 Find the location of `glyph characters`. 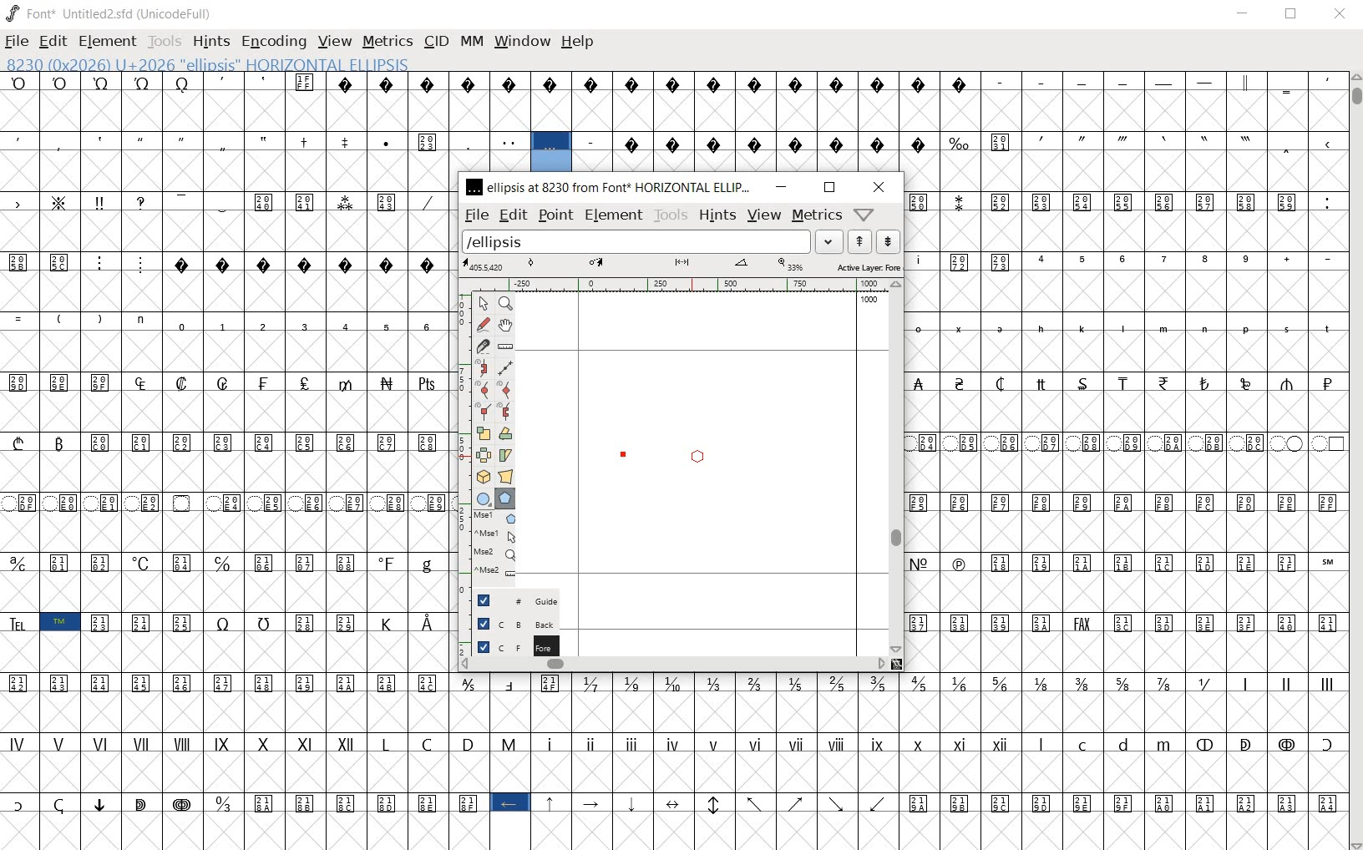

glyph characters is located at coordinates (896, 758).